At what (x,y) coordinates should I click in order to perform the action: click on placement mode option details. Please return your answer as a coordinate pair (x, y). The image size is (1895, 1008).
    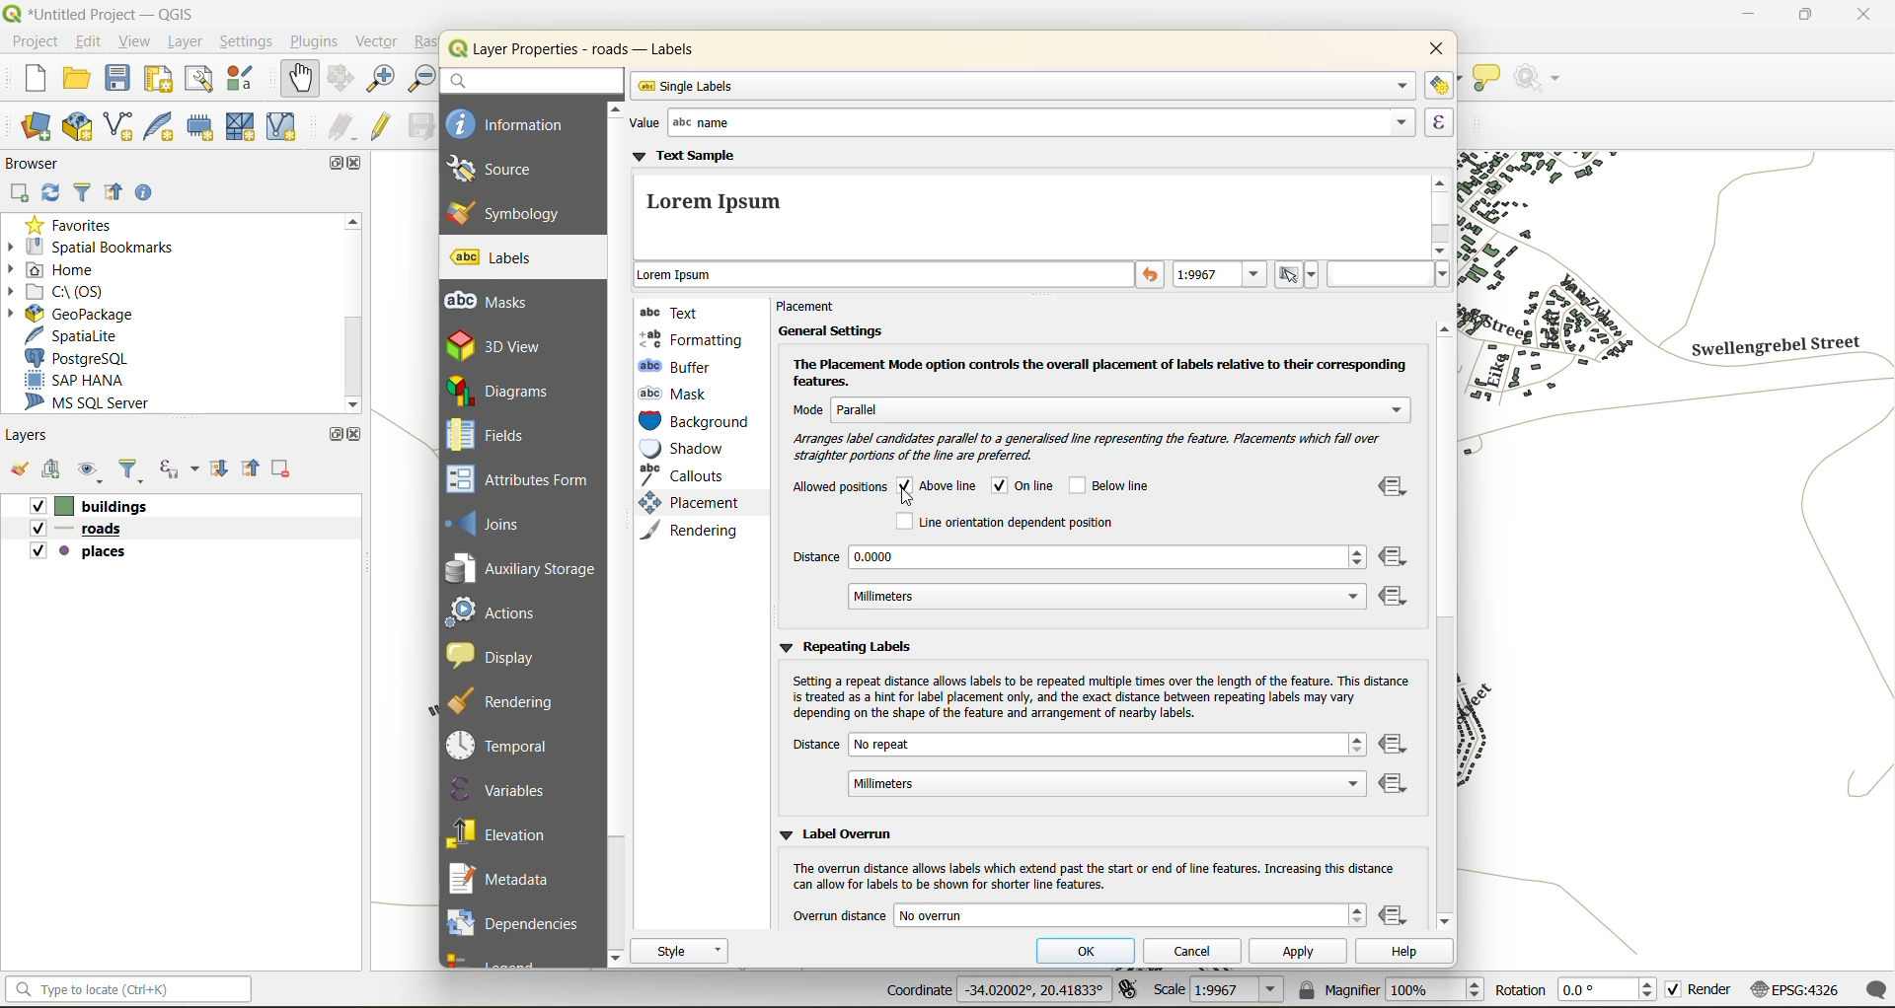
    Looking at the image, I should click on (1102, 370).